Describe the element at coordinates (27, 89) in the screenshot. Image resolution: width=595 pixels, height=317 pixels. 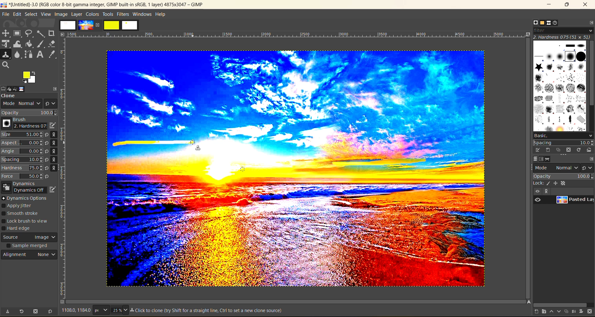
I see `image` at that location.